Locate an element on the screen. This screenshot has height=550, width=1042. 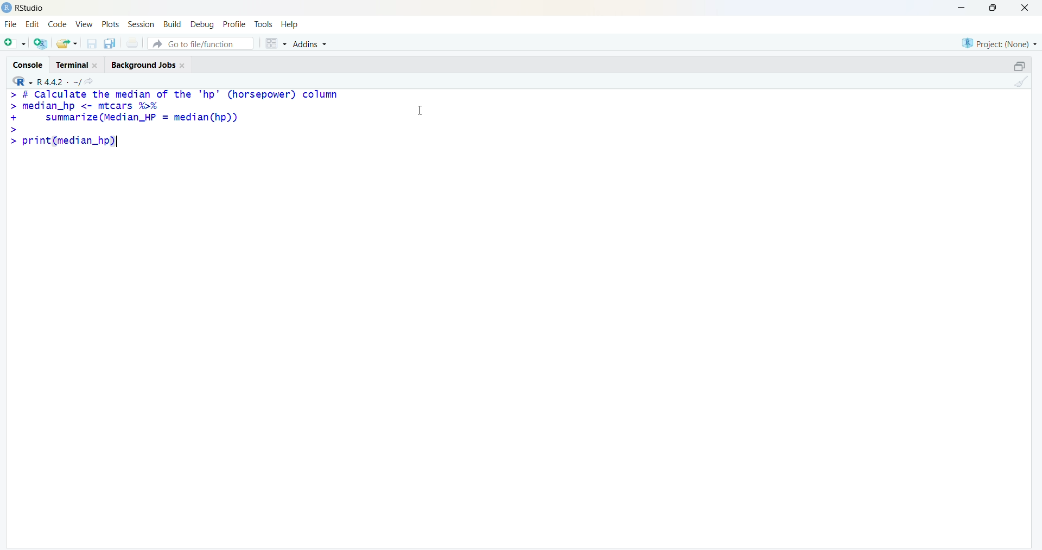
plots is located at coordinates (110, 24).